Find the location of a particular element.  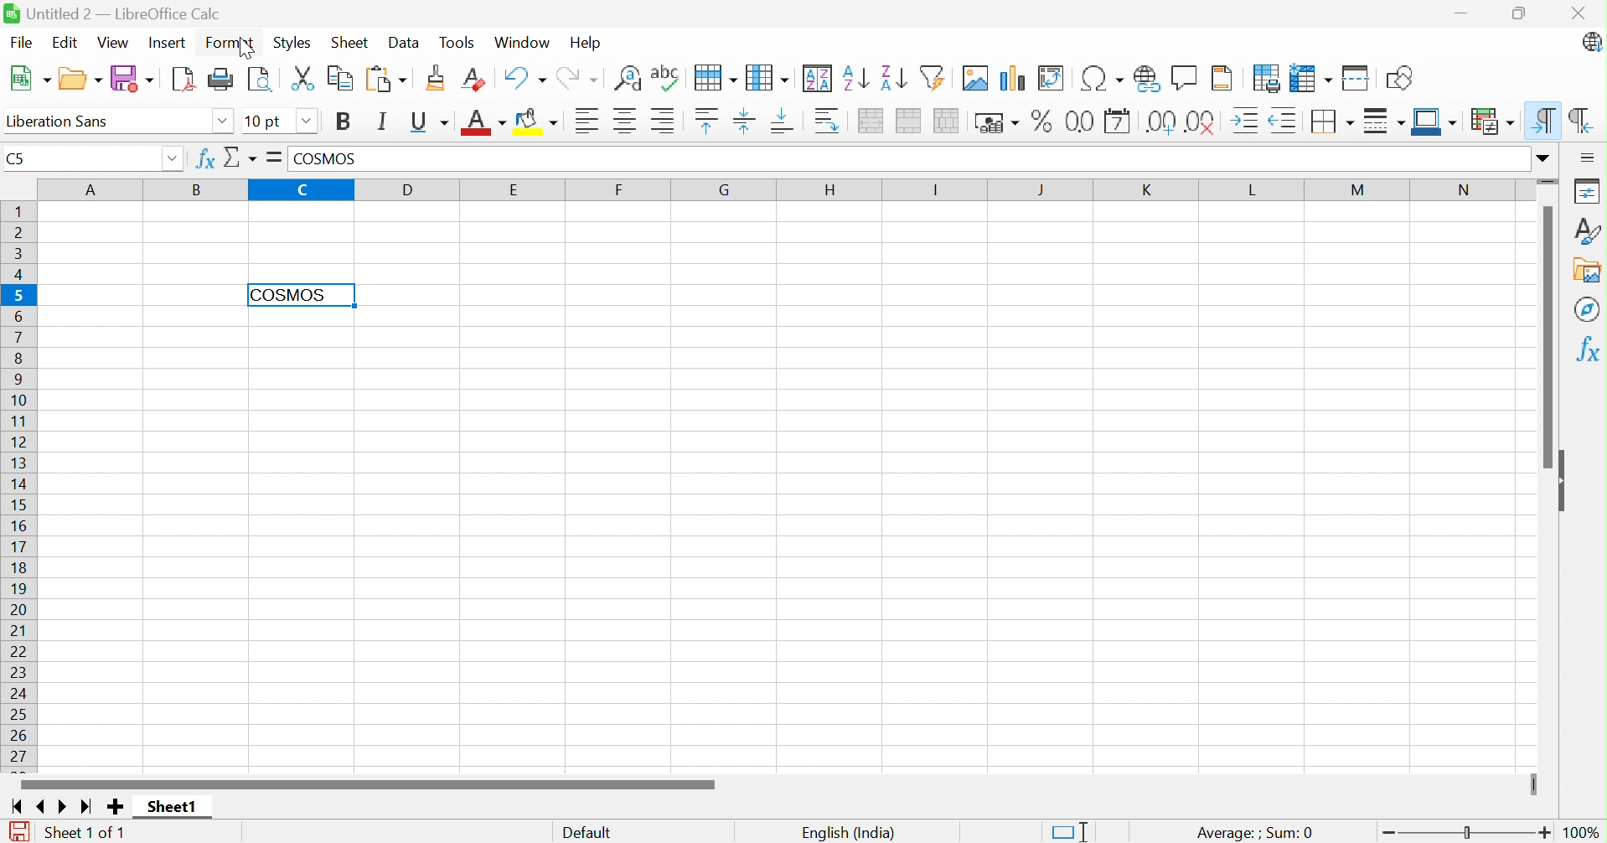

Scroll Bar is located at coordinates (369, 784).